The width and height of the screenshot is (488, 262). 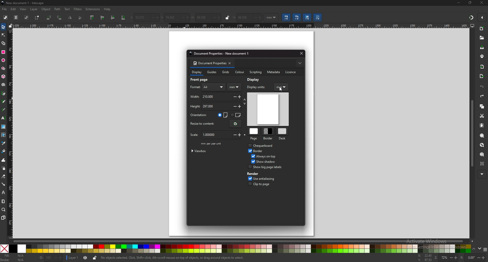 What do you see at coordinates (16, 18) in the screenshot?
I see `select all in all layers` at bounding box center [16, 18].